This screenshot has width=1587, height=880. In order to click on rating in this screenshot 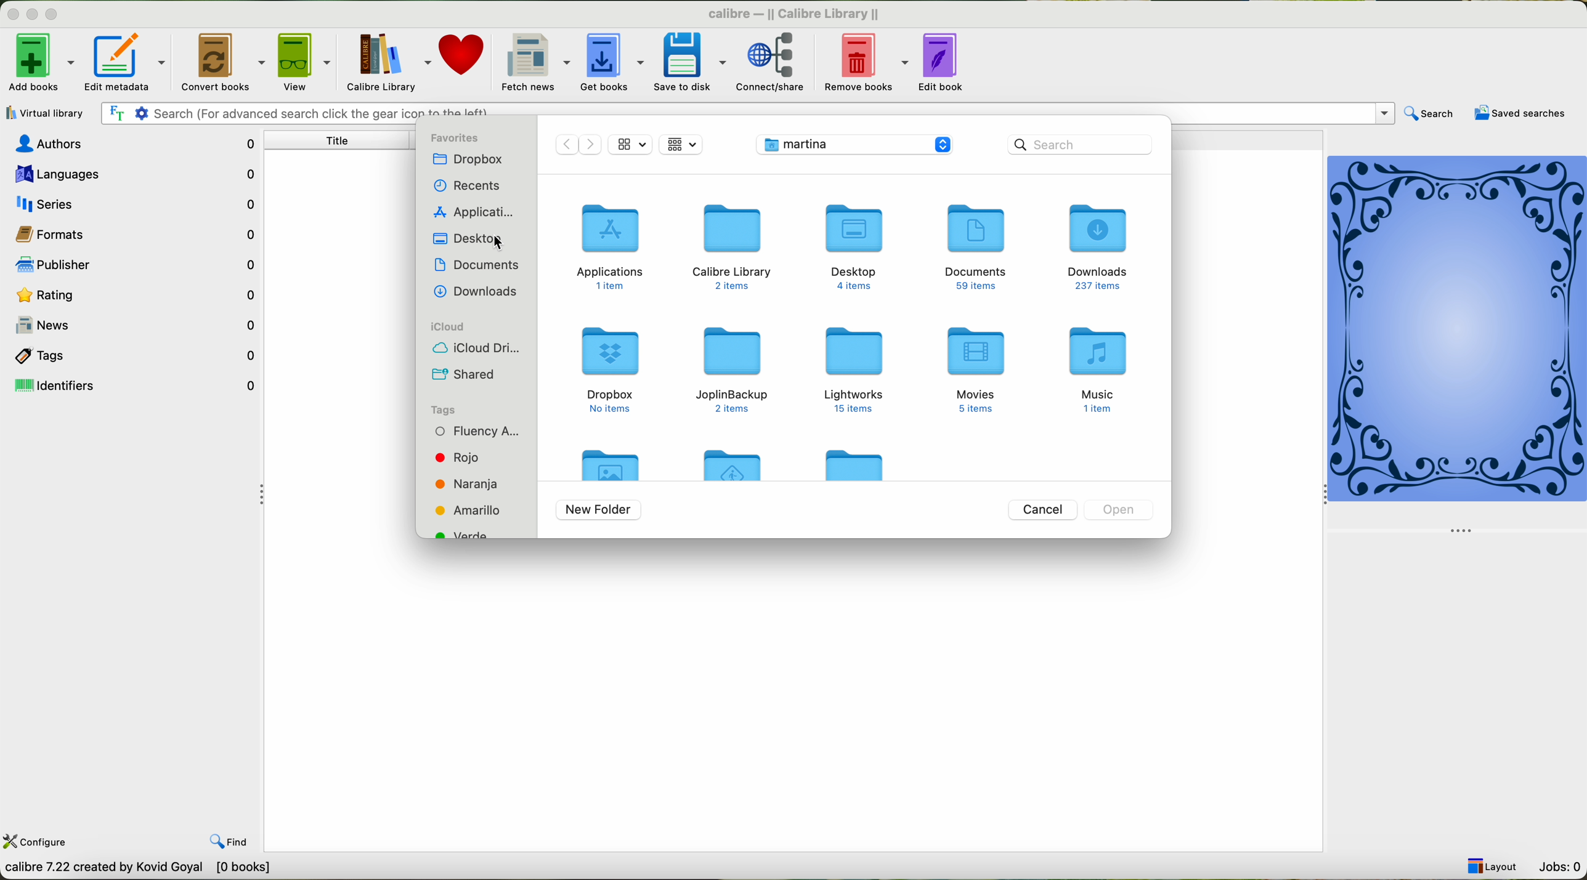, I will do `click(133, 294)`.